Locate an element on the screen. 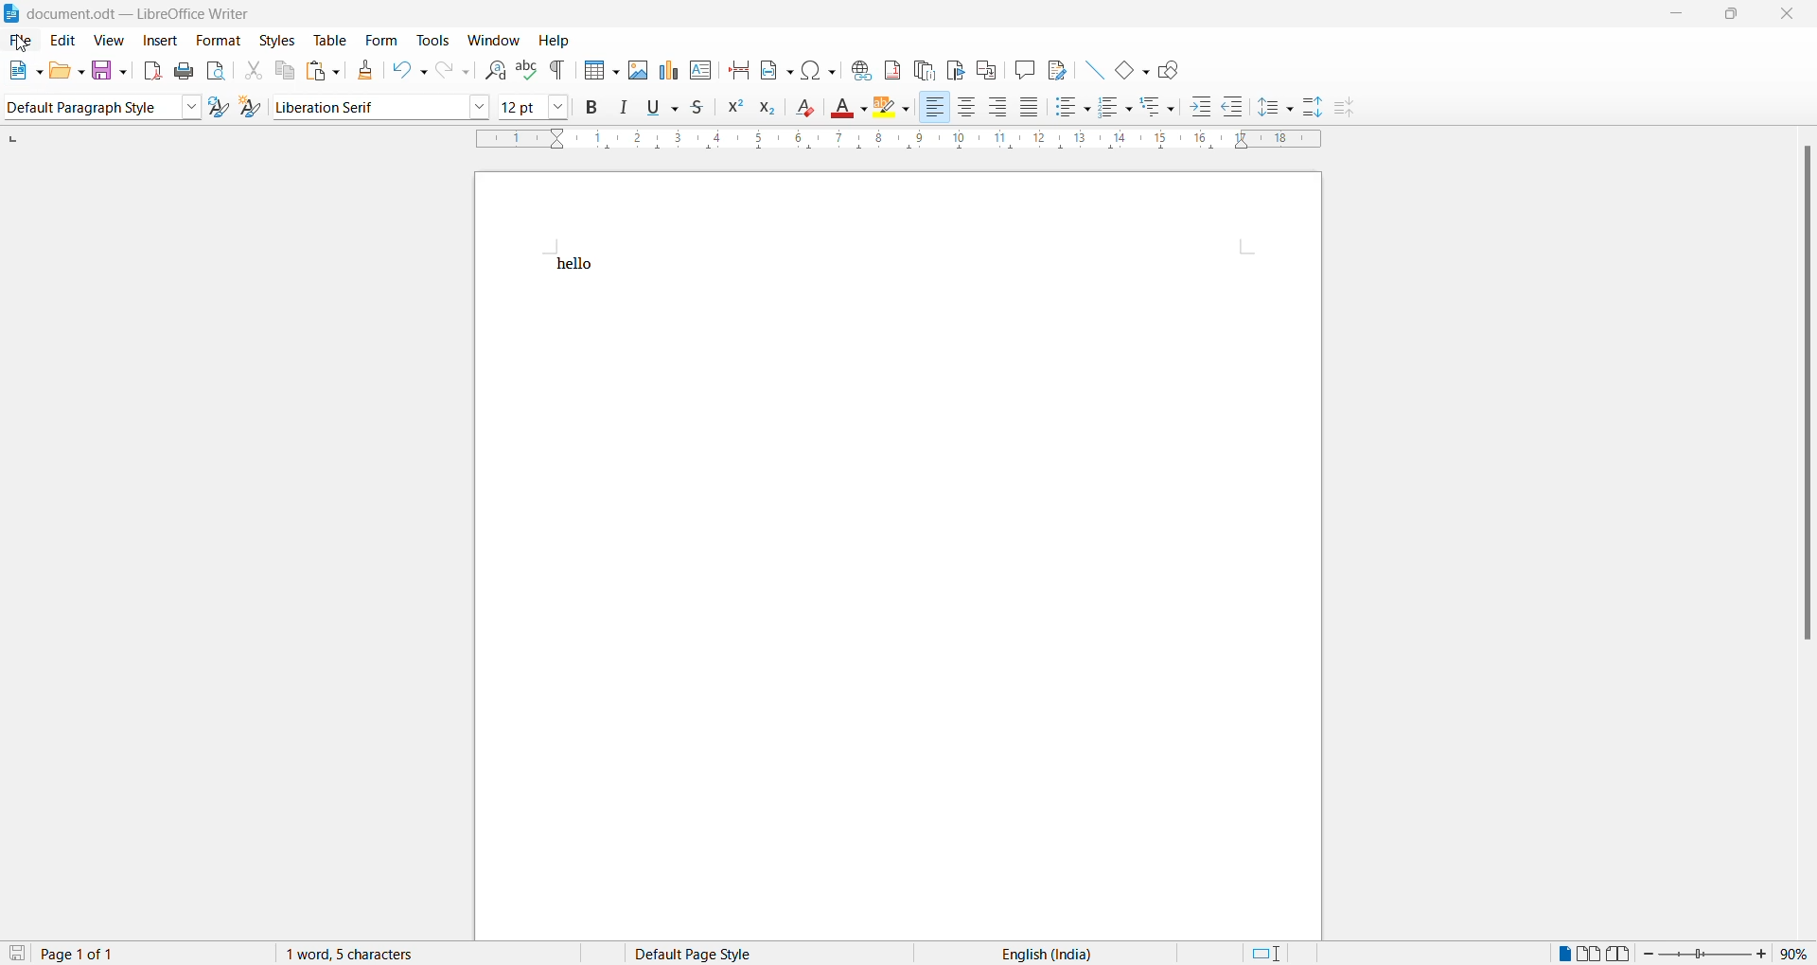 The image size is (1817, 965). save is located at coordinates (18, 952).